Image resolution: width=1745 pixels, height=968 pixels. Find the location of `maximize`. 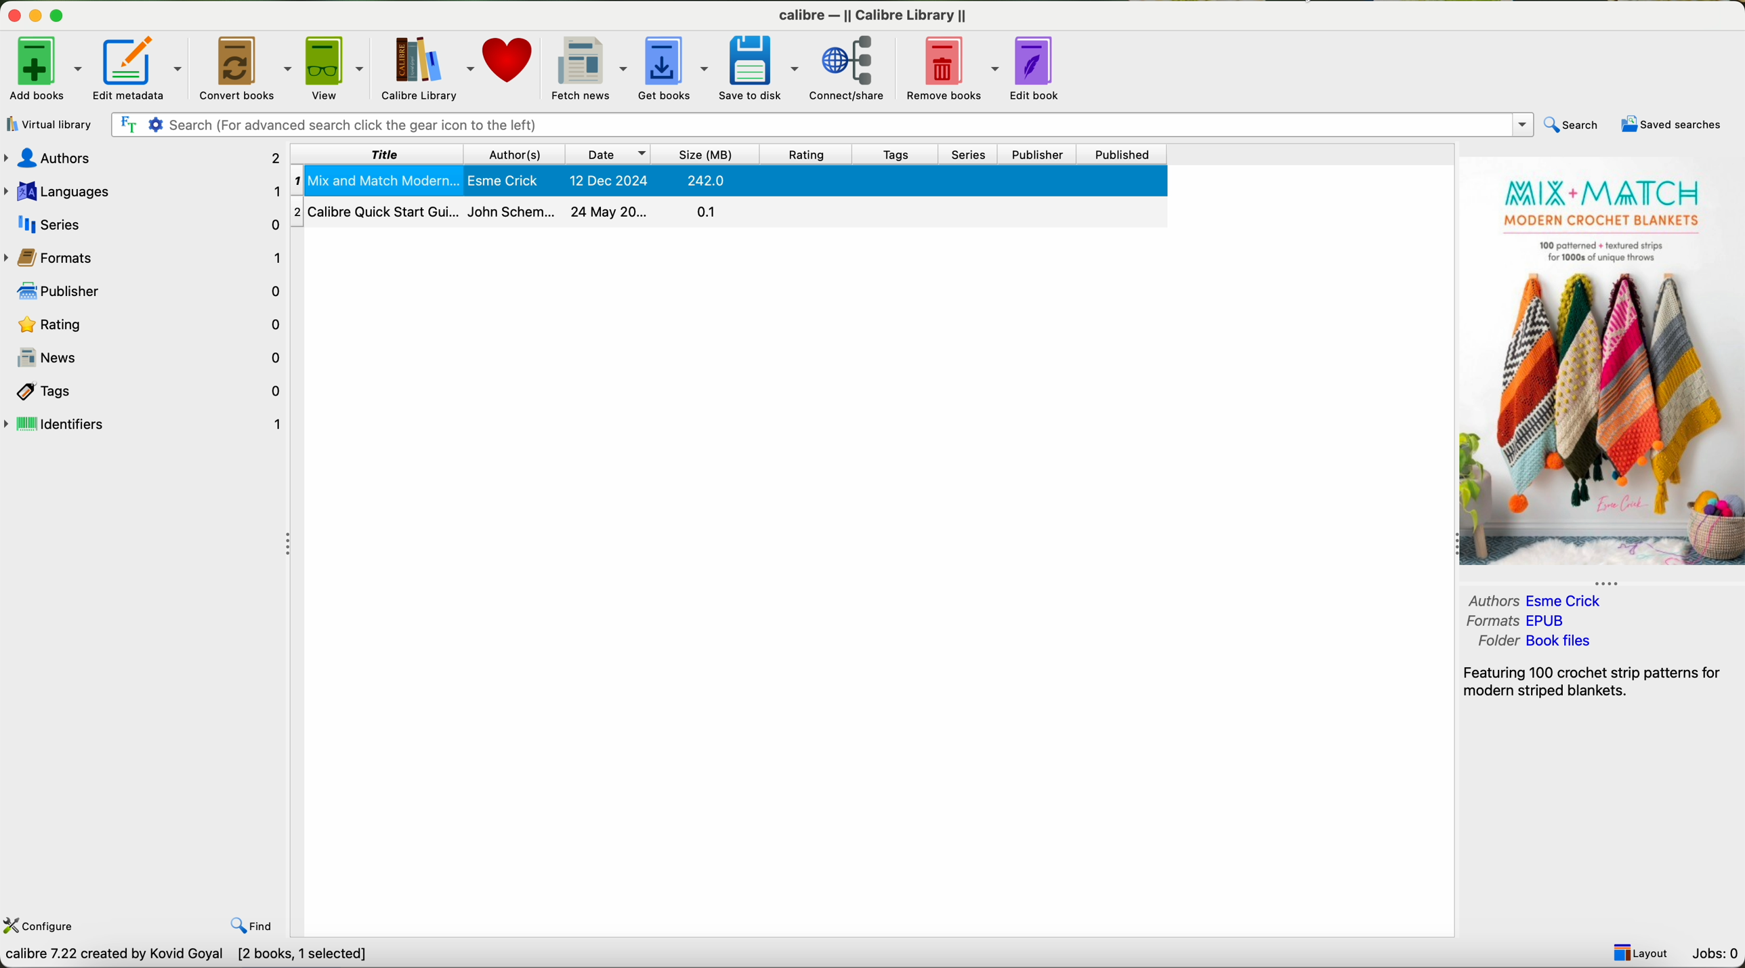

maximize is located at coordinates (62, 16).